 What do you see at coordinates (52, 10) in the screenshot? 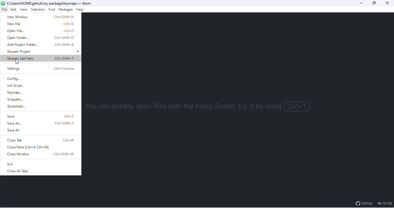
I see `find` at bounding box center [52, 10].